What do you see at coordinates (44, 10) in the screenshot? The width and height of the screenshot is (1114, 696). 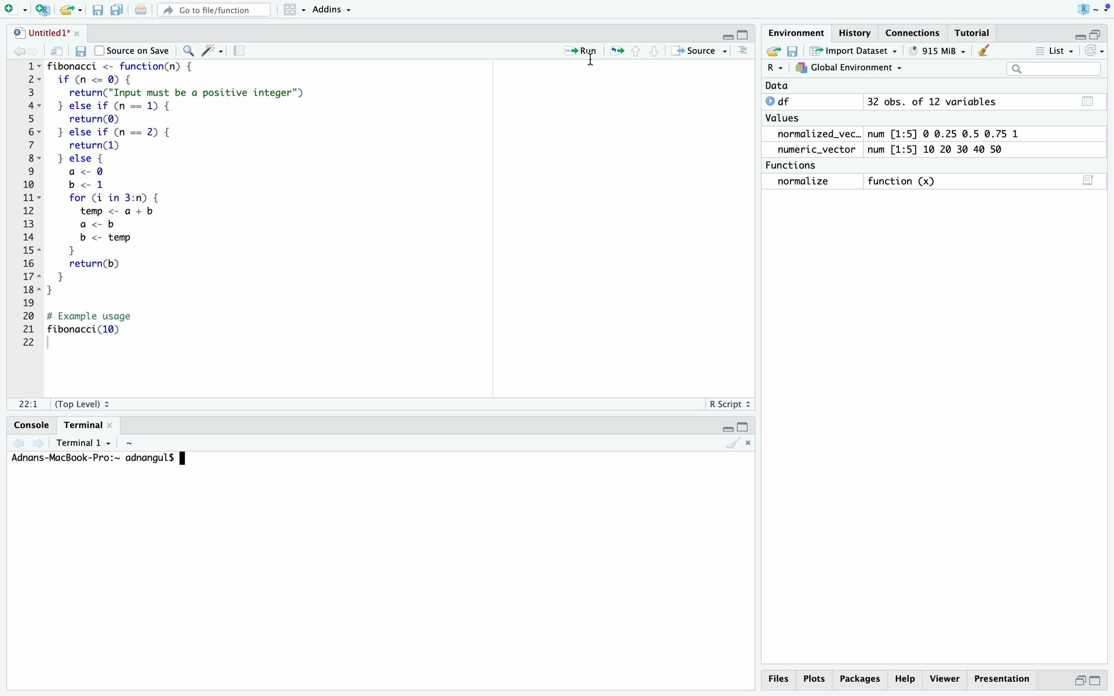 I see `create a project` at bounding box center [44, 10].